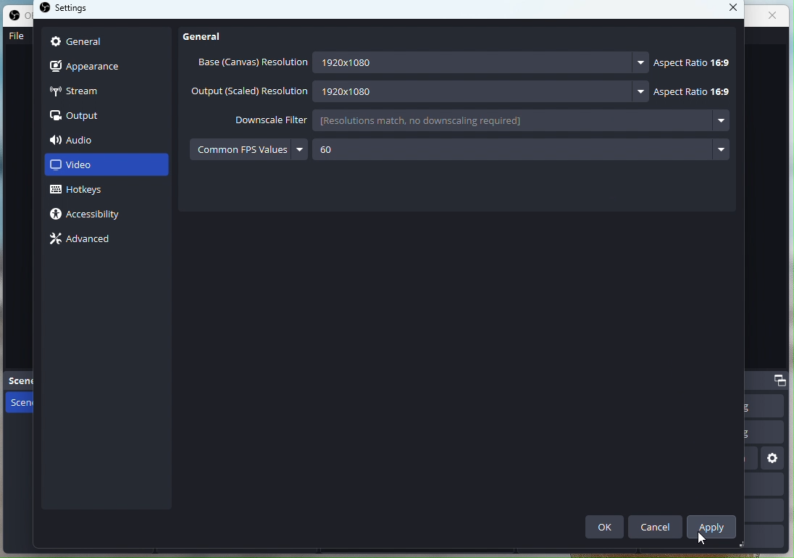 This screenshot has width=794, height=558. Describe the element at coordinates (17, 17) in the screenshot. I see `OBS studio logo` at that location.